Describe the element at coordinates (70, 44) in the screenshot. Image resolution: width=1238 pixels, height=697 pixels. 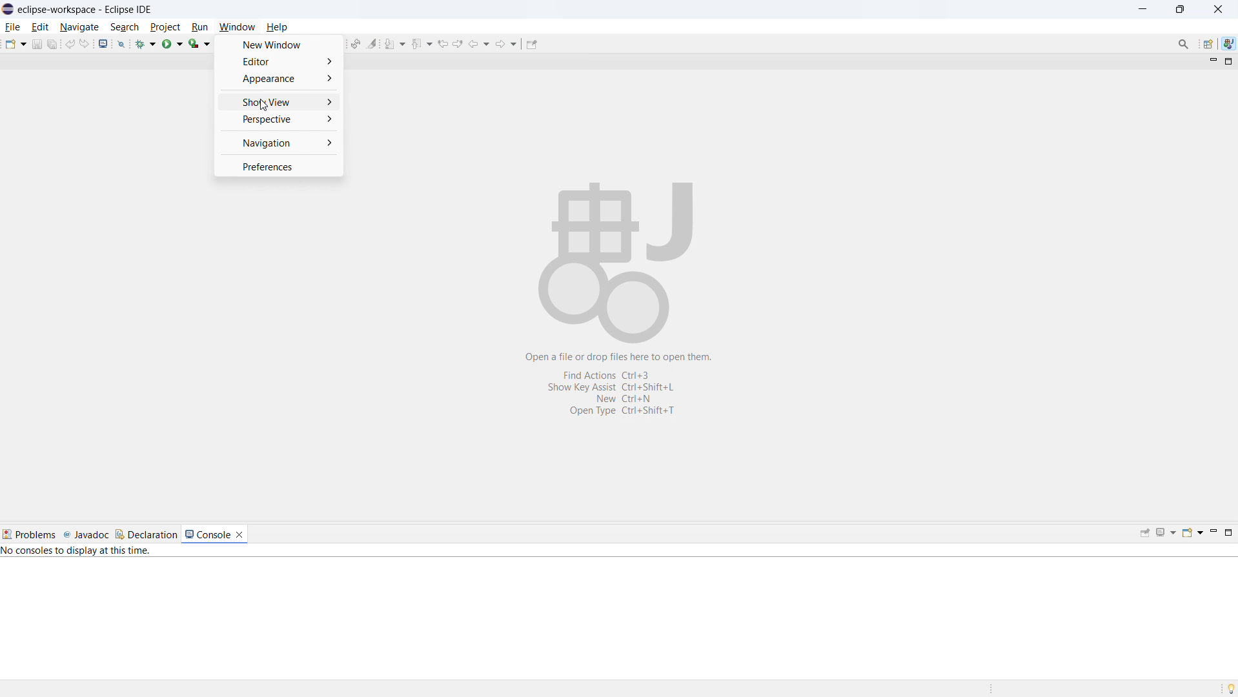
I see `undo` at that location.